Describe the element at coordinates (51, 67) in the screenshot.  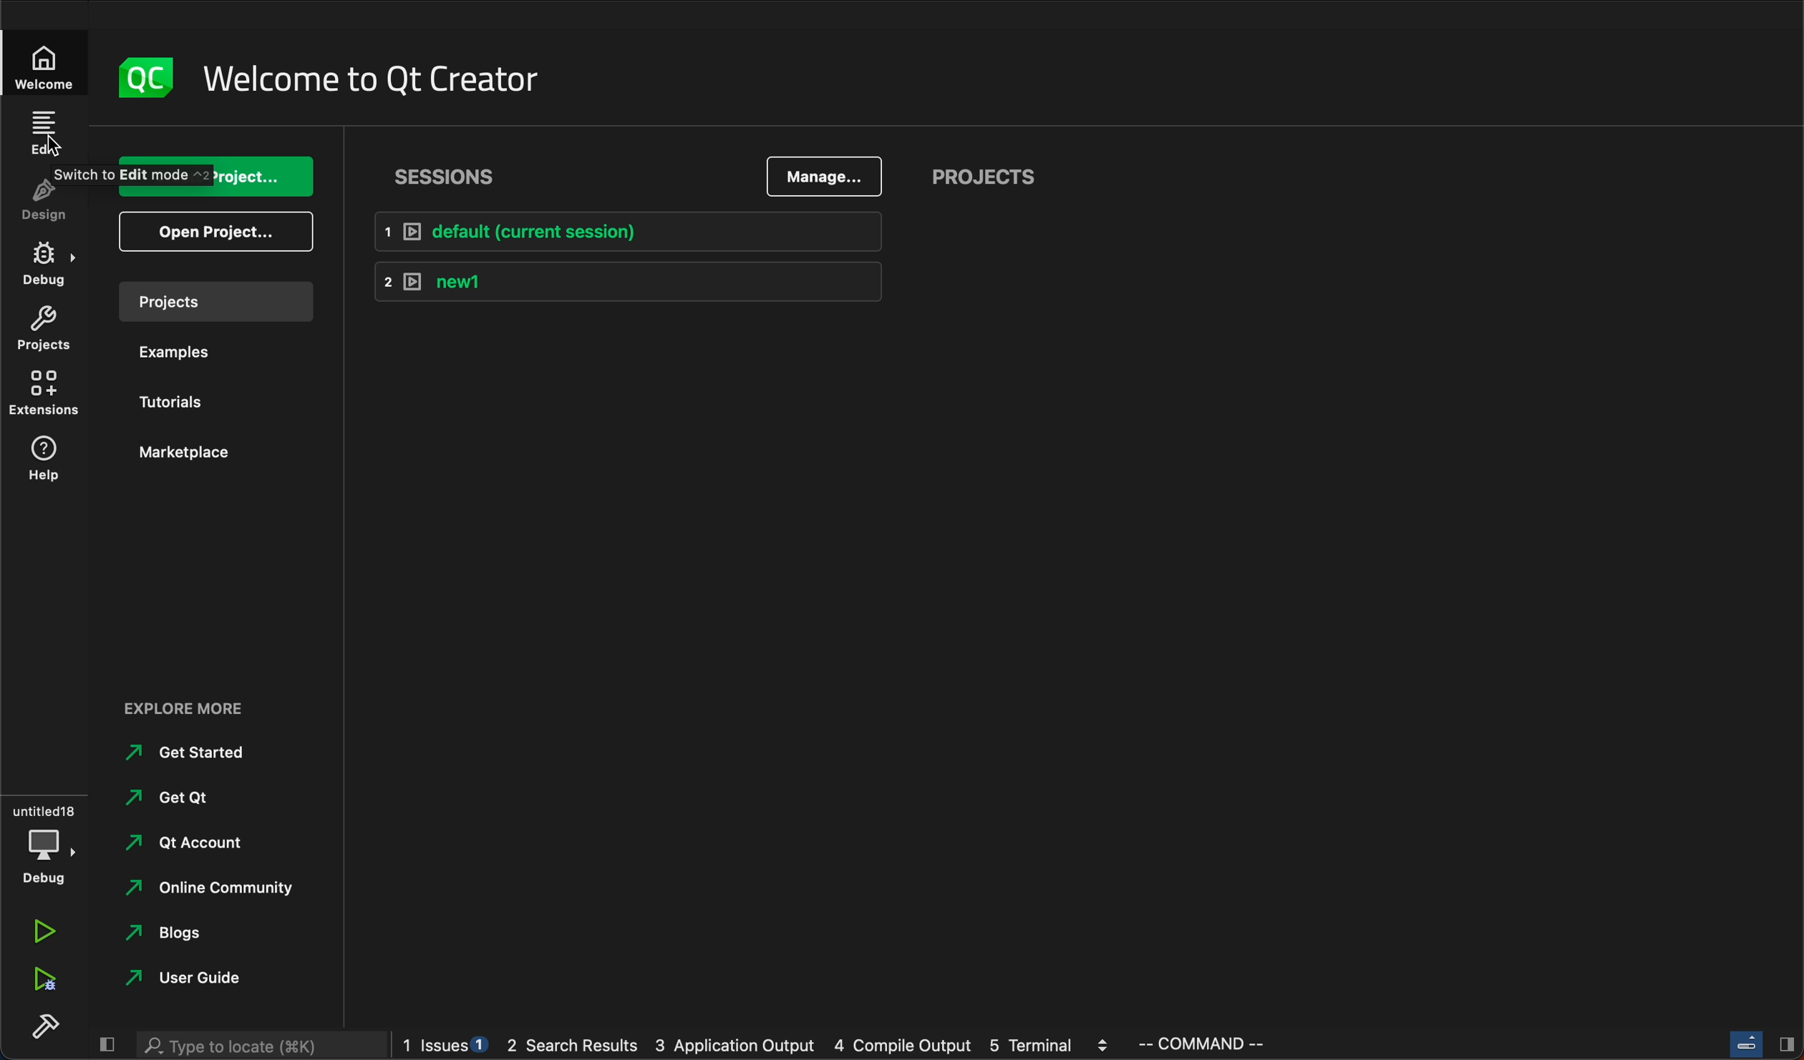
I see `welcome` at that location.